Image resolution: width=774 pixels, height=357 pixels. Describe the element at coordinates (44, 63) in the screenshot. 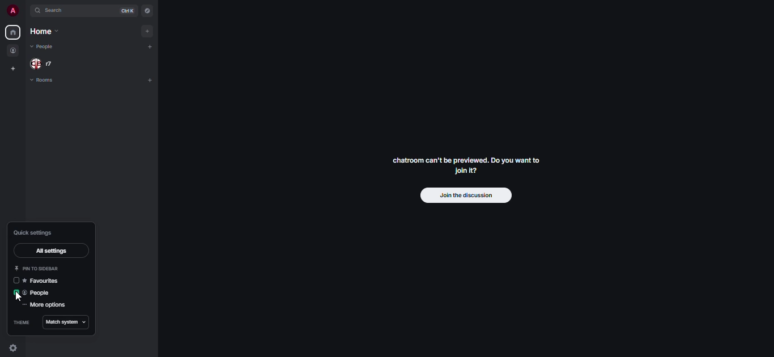

I see `people` at that location.